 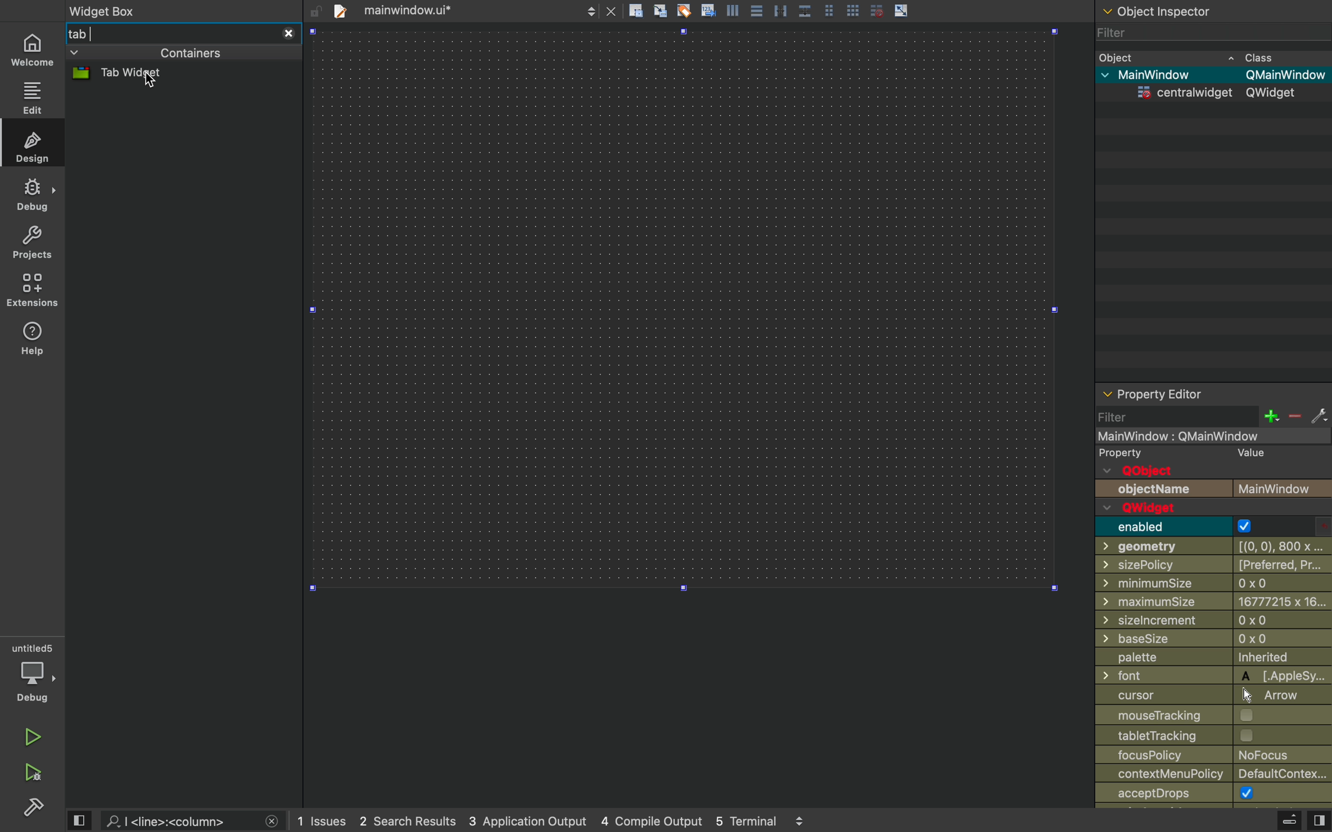 I want to click on geometry, so click(x=1211, y=547).